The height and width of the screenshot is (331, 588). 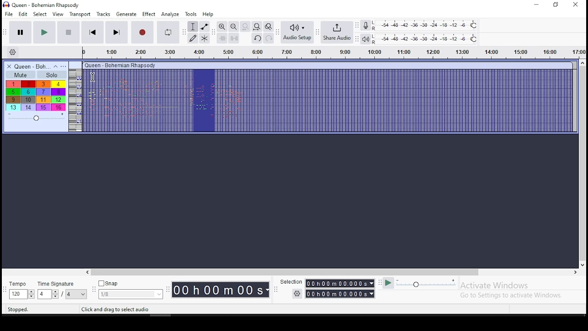 What do you see at coordinates (167, 31) in the screenshot?
I see `enable looping` at bounding box center [167, 31].